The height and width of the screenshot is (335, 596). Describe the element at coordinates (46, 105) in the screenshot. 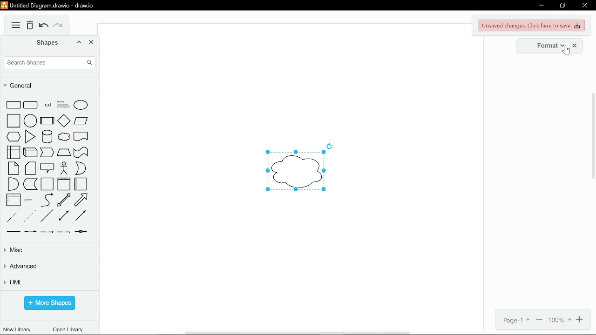

I see `text` at that location.